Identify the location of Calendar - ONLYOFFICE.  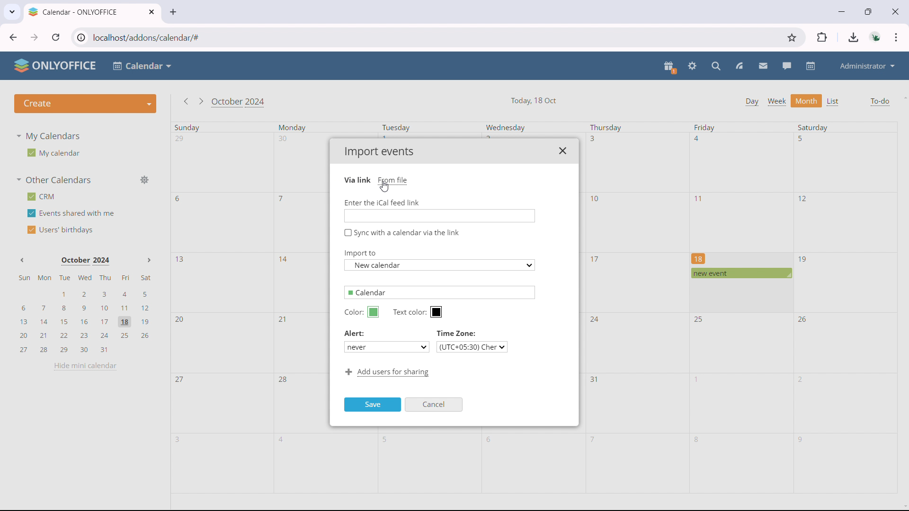
(73, 12).